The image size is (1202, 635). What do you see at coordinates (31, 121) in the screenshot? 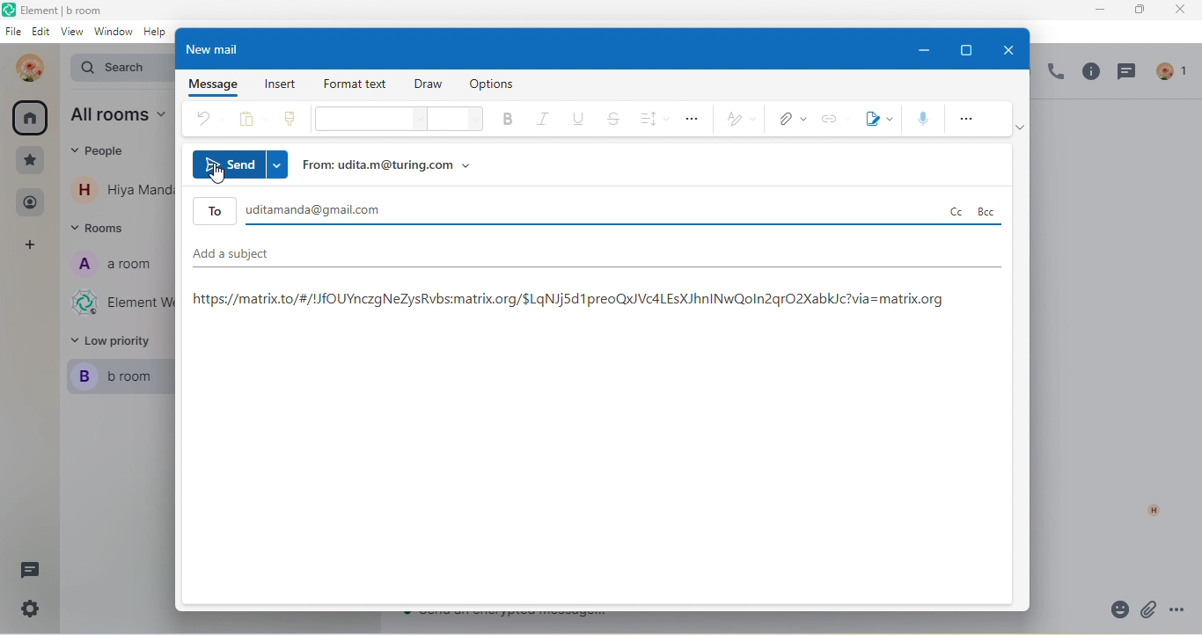
I see `all room` at bounding box center [31, 121].